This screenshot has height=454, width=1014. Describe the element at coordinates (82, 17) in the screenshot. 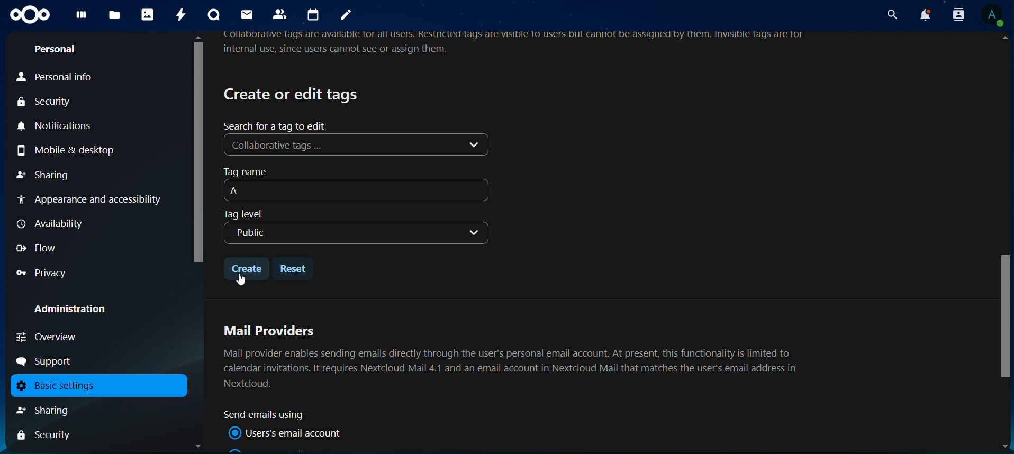

I see `dashboard` at that location.